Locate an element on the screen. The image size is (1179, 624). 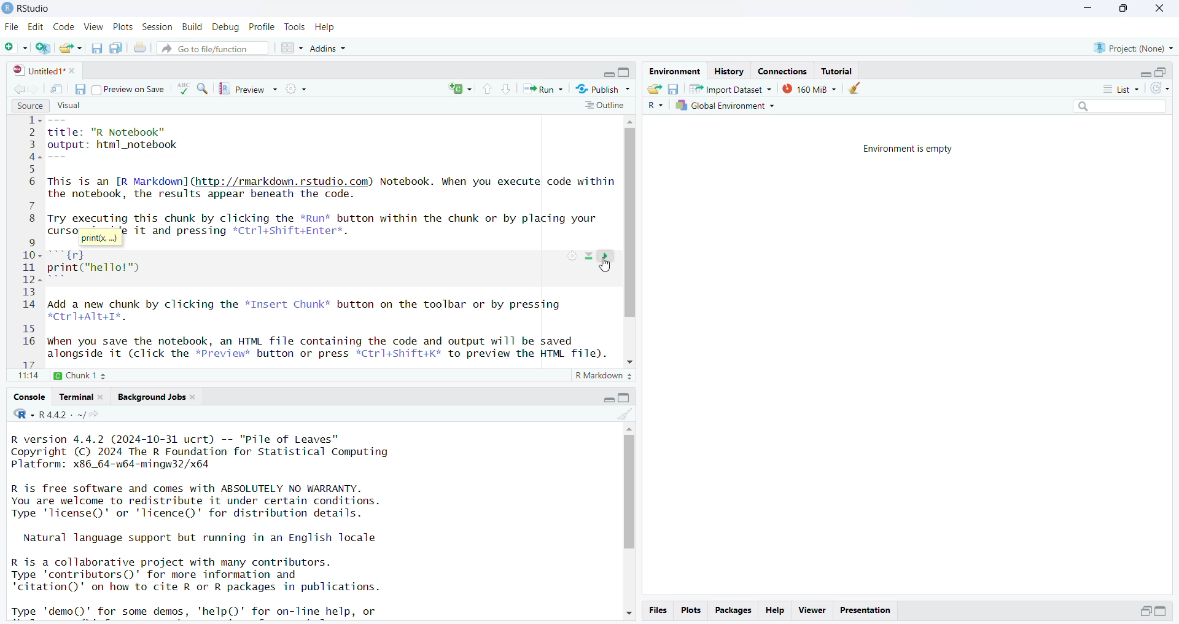
project(None) is located at coordinates (1133, 49).